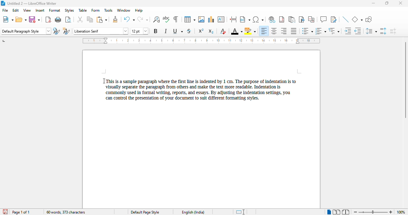  I want to click on save, so click(34, 20).